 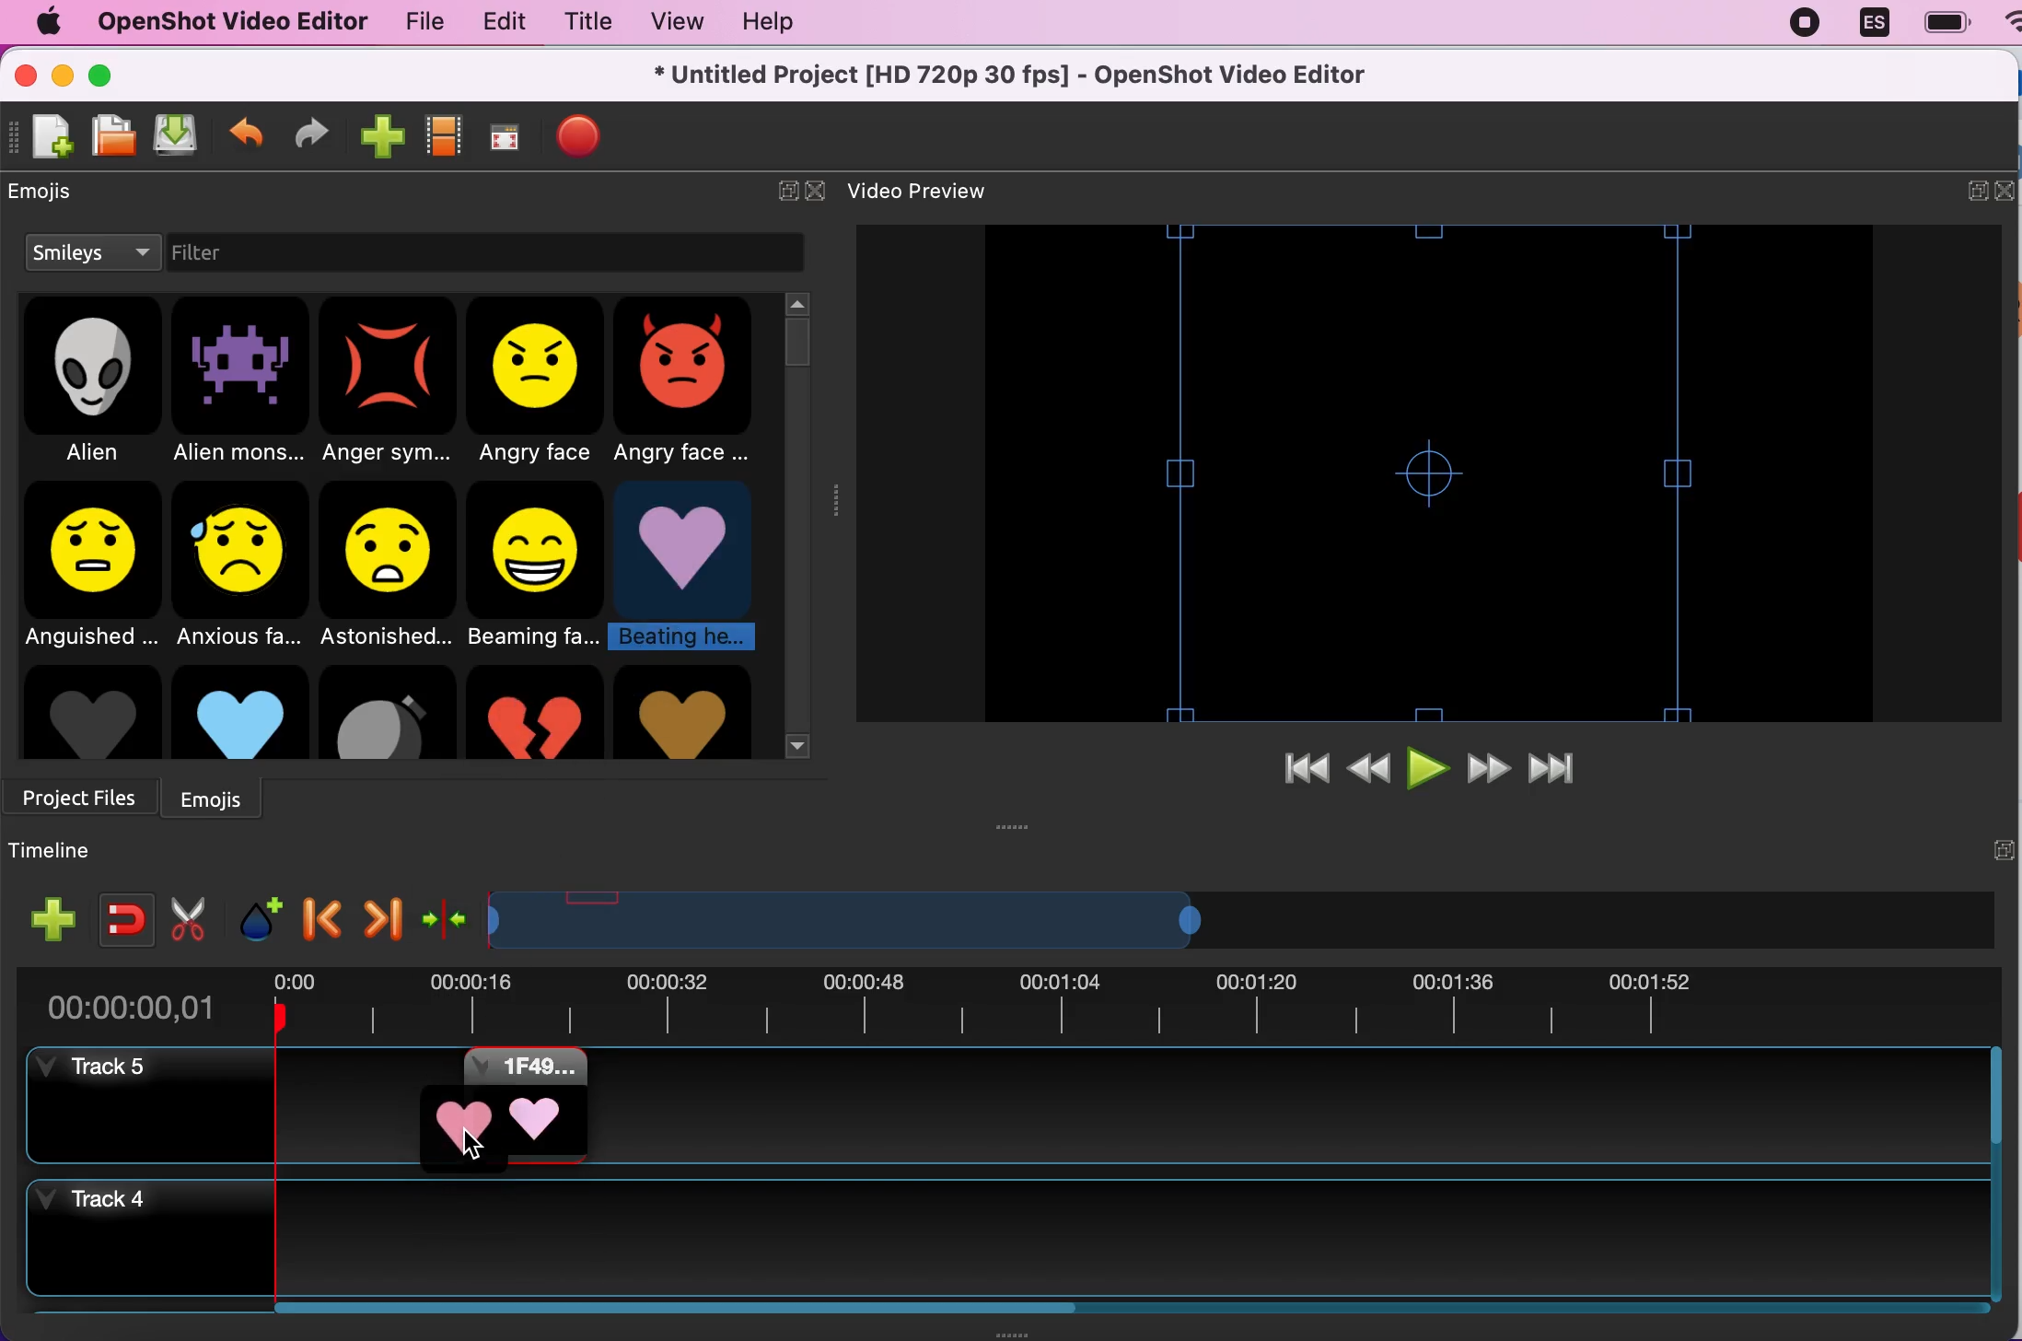 I want to click on close, so click(x=2009, y=190).